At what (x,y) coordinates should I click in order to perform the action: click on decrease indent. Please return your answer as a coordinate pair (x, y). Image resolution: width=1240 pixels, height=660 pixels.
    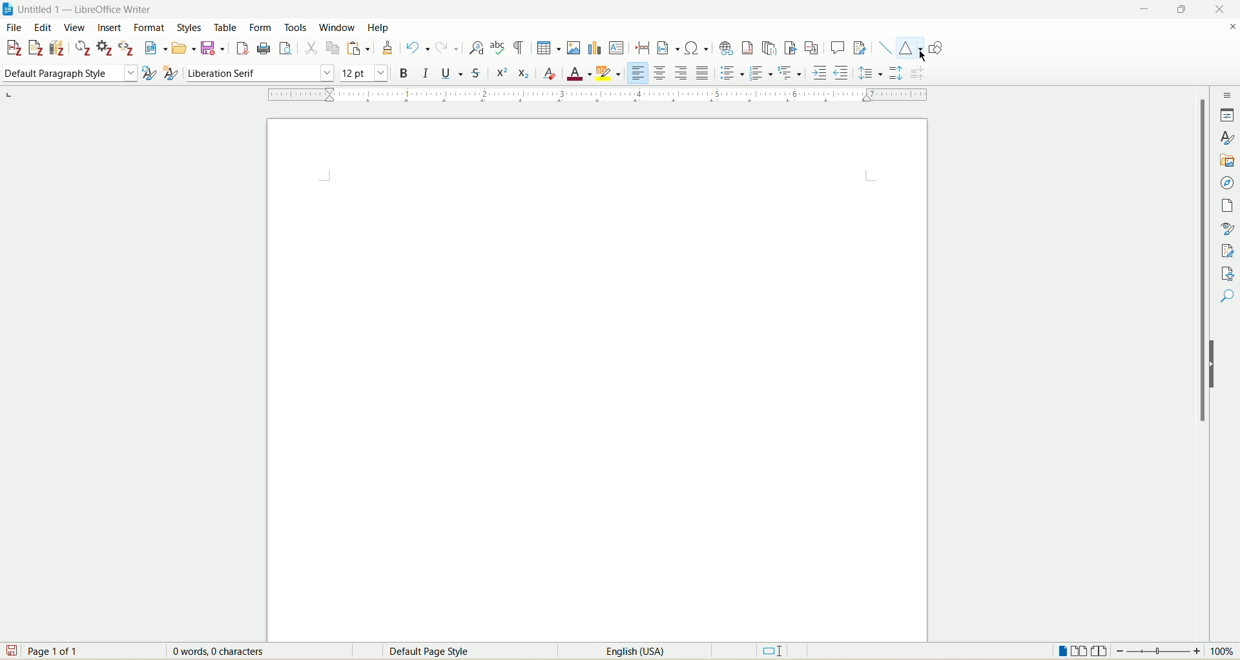
    Looking at the image, I should click on (842, 72).